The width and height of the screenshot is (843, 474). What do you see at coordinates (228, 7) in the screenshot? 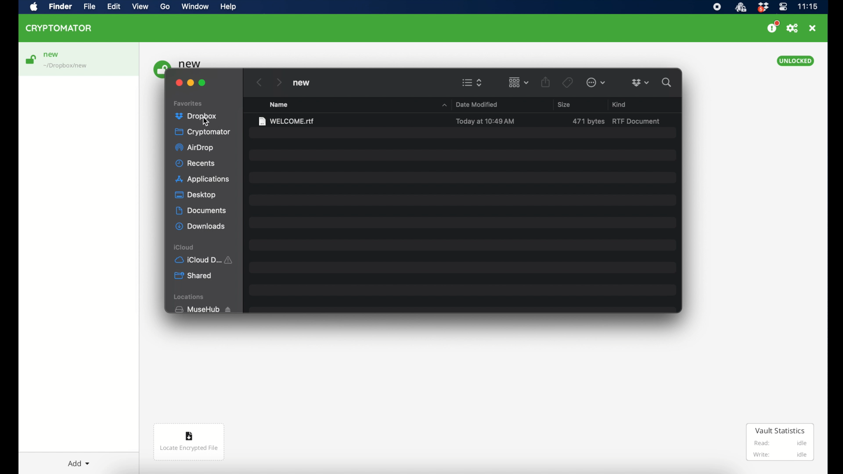
I see `help` at bounding box center [228, 7].